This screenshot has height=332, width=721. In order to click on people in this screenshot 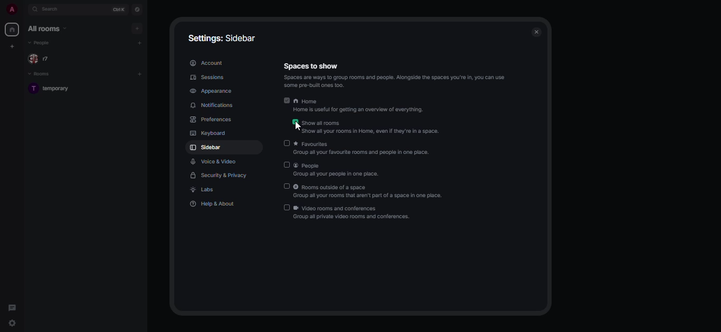, I will do `click(340, 169)`.